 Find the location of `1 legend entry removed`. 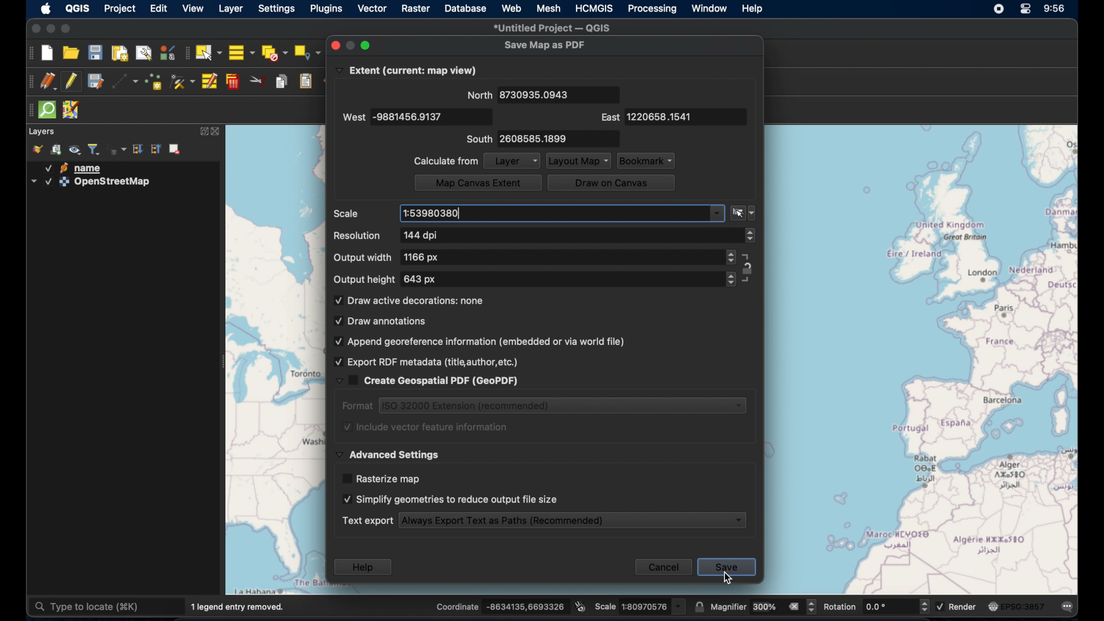

1 legend entry removed is located at coordinates (240, 607).